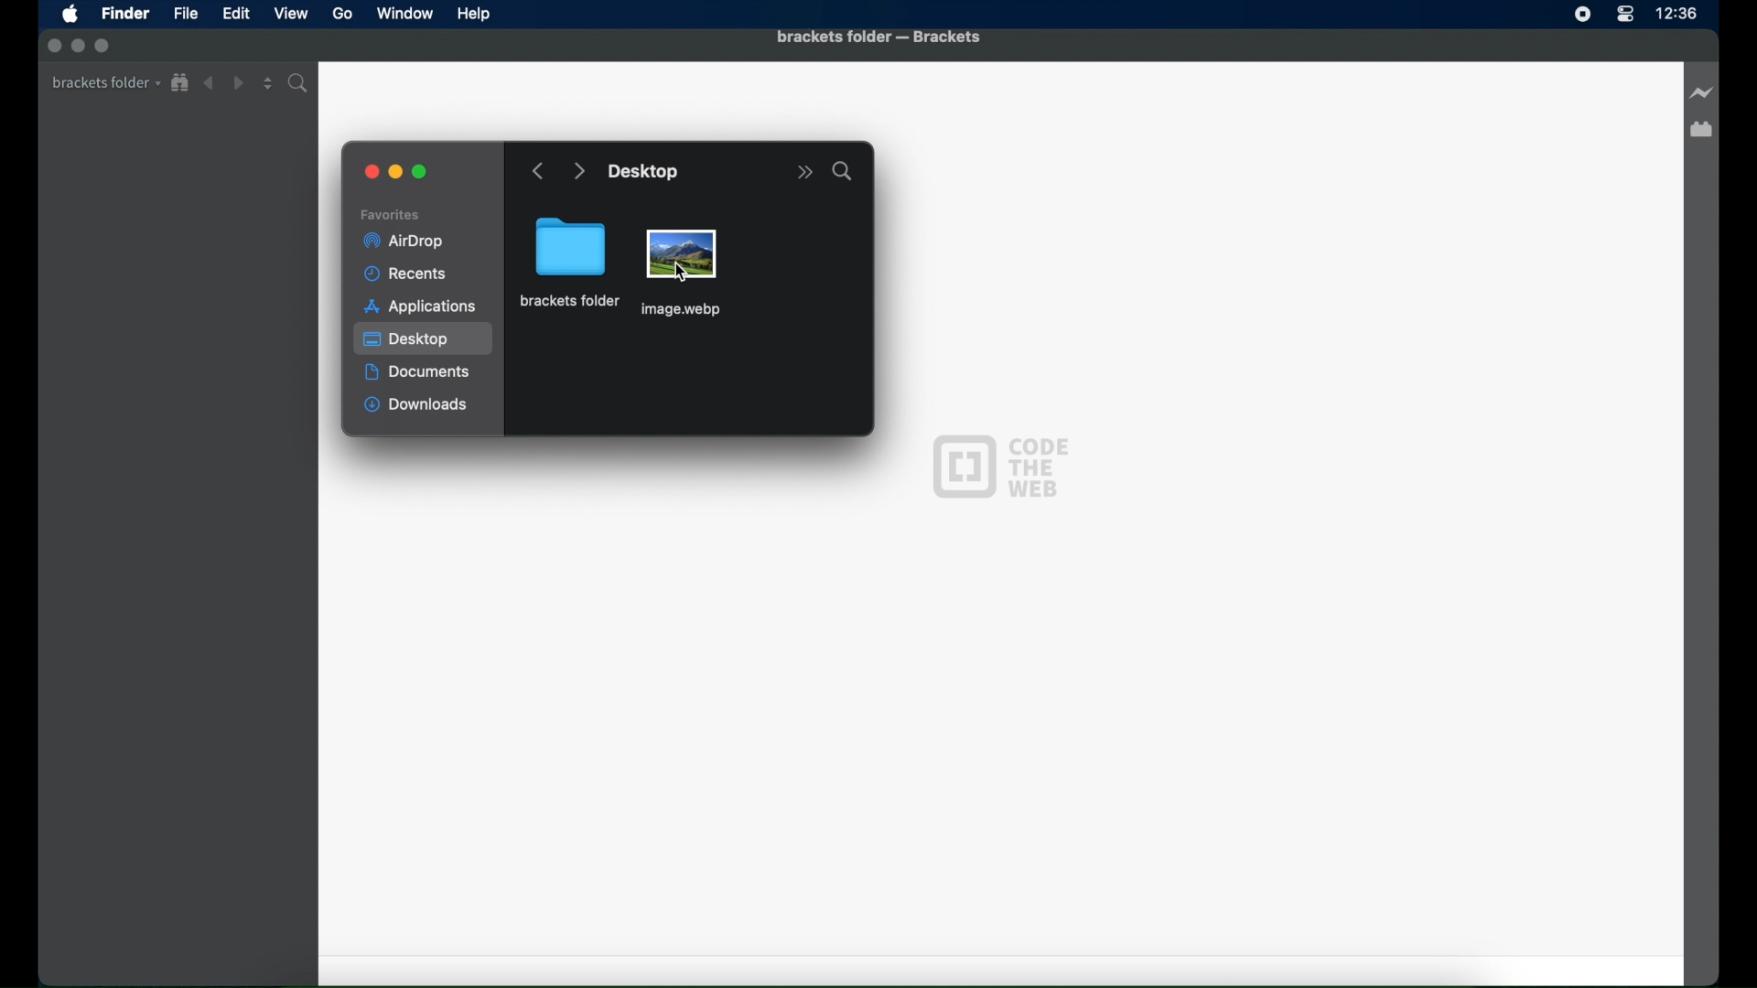  I want to click on show in file tree, so click(180, 83).